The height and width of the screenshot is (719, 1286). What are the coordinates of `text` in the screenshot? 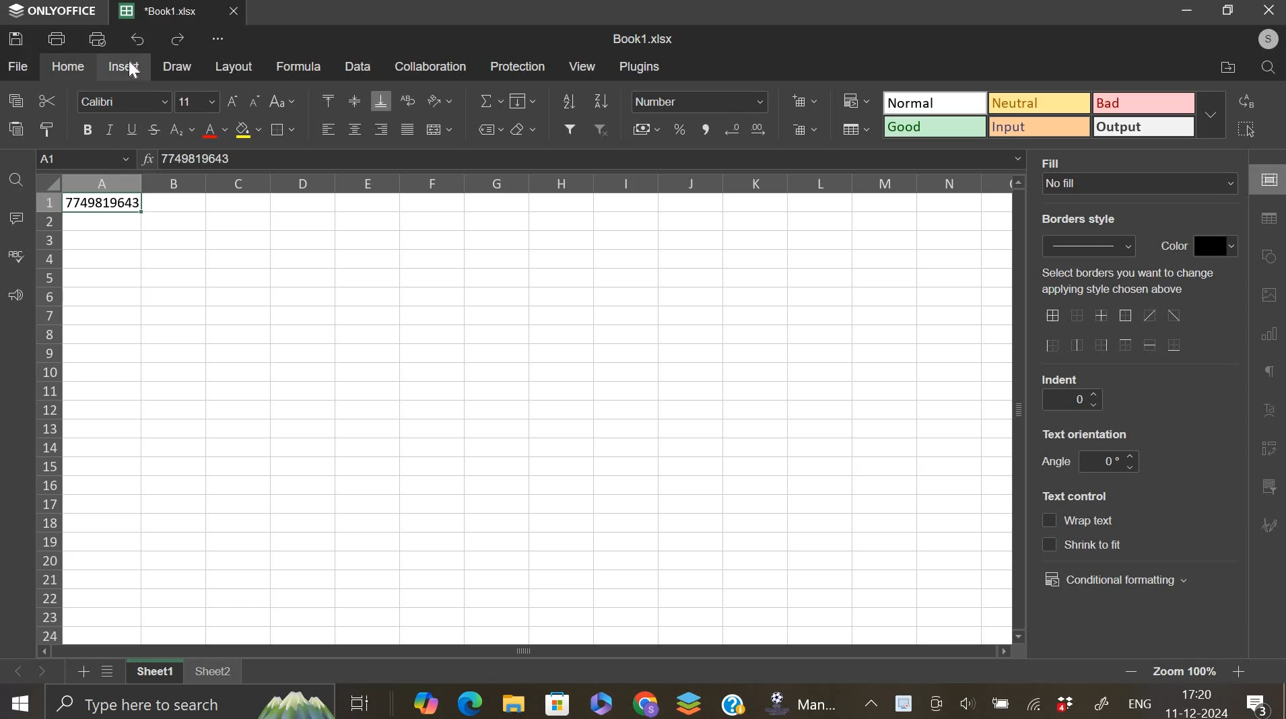 It's located at (1085, 434).